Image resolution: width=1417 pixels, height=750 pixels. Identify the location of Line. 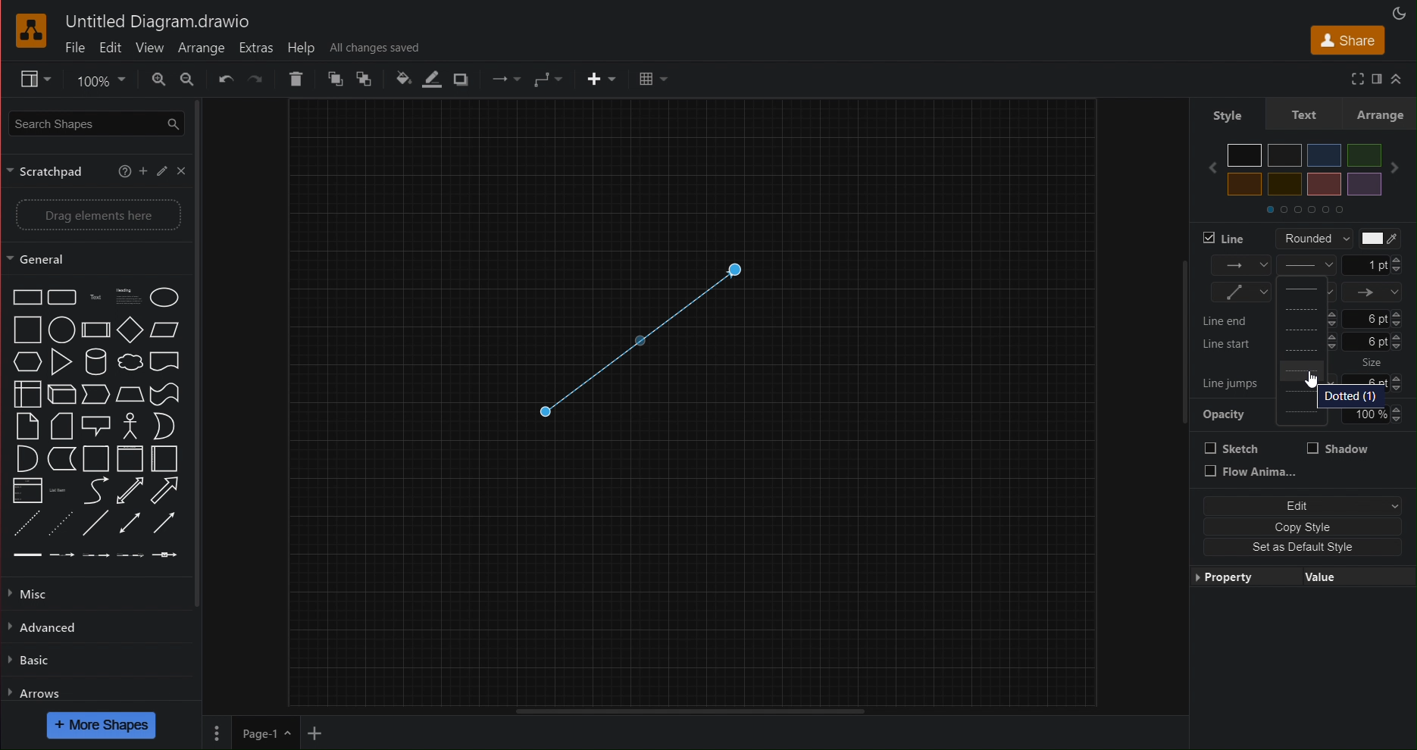
(1227, 238).